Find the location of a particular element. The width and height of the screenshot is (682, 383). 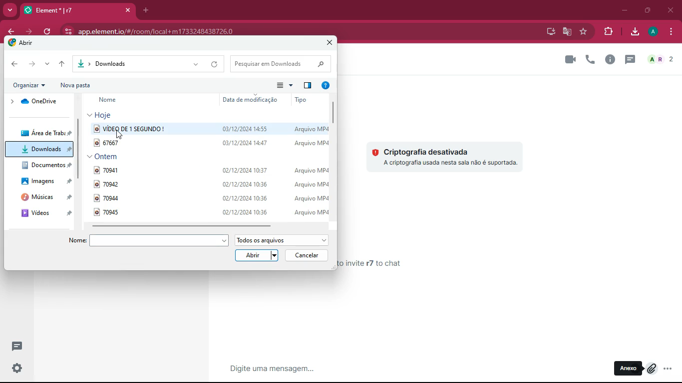

close is located at coordinates (330, 43).